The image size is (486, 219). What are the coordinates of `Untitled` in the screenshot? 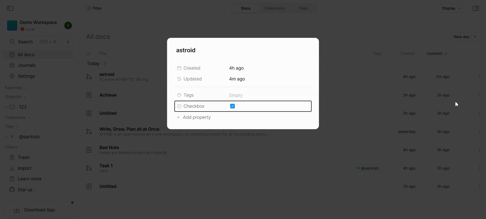 It's located at (101, 188).